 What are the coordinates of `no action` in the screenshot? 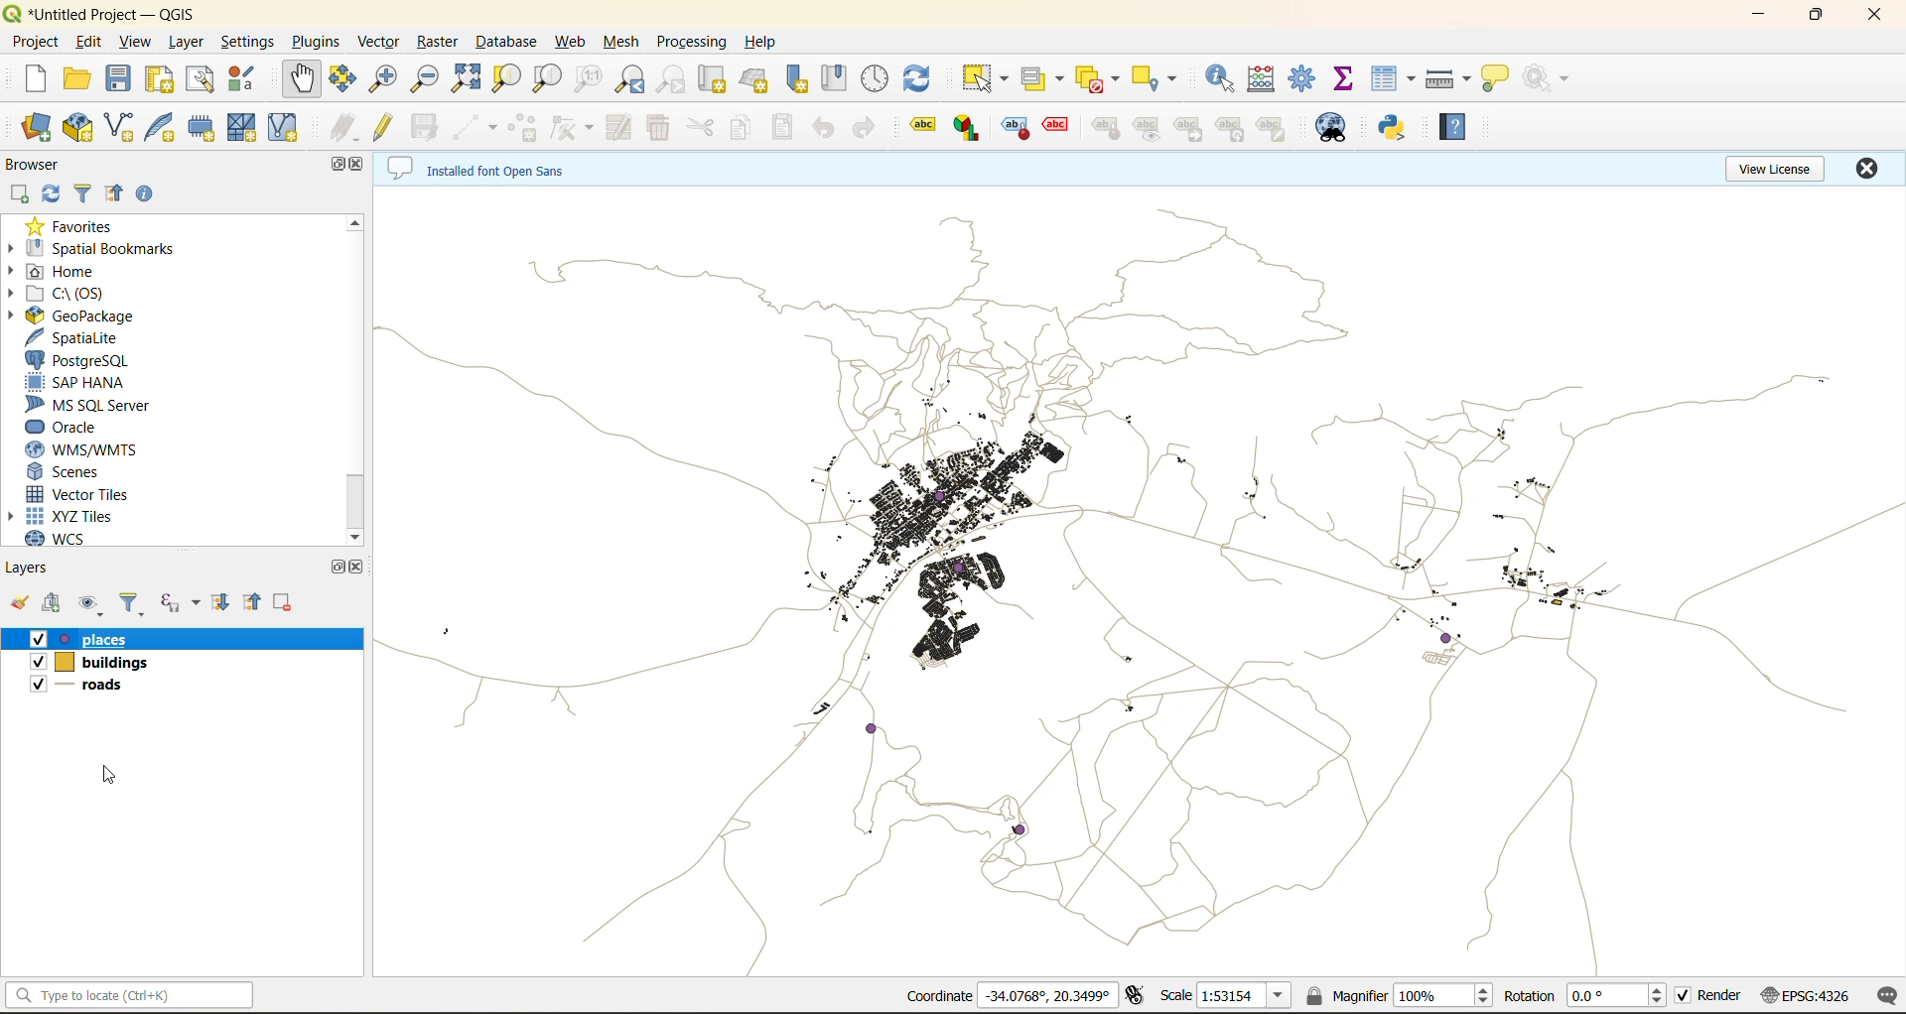 It's located at (1550, 78).